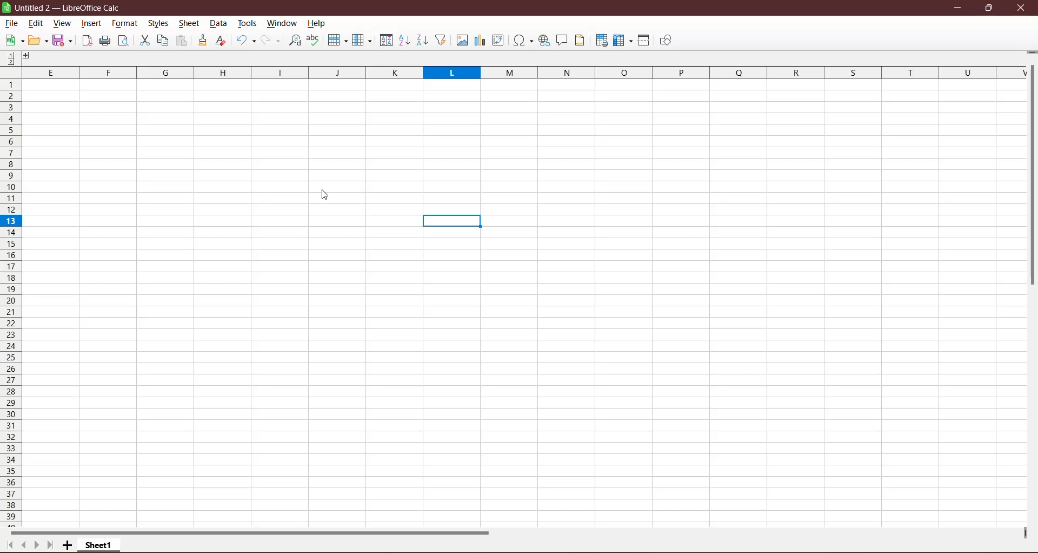  I want to click on Rows, so click(10, 303).